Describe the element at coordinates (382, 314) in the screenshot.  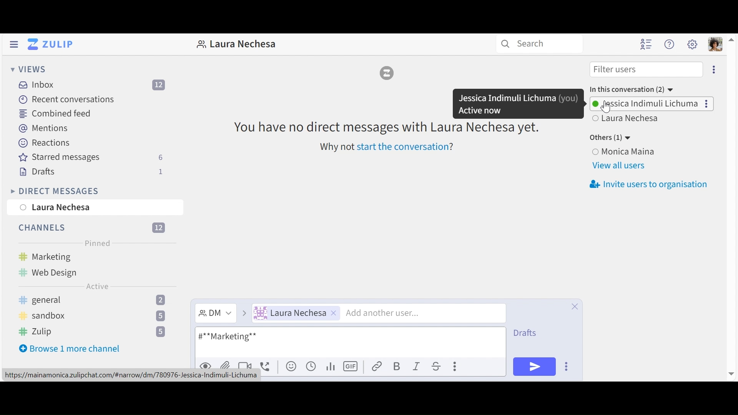
I see `Add another user` at that location.